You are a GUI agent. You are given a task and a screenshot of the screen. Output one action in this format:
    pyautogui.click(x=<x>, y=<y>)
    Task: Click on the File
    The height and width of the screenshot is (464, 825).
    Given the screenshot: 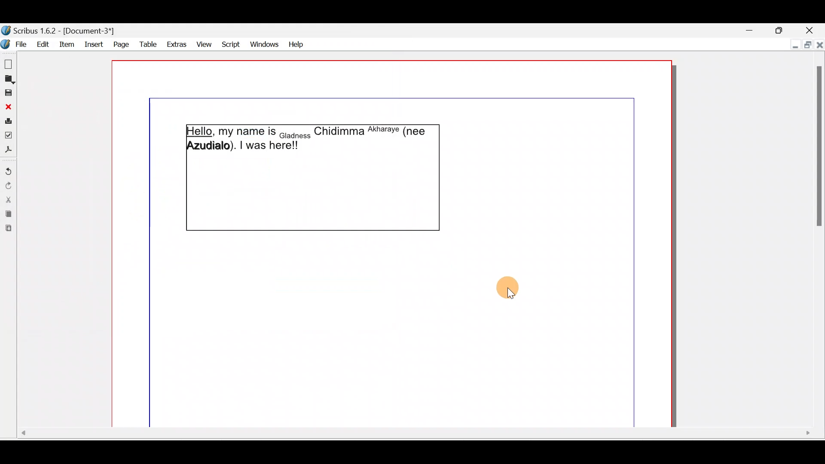 What is the action you would take?
    pyautogui.click(x=21, y=44)
    